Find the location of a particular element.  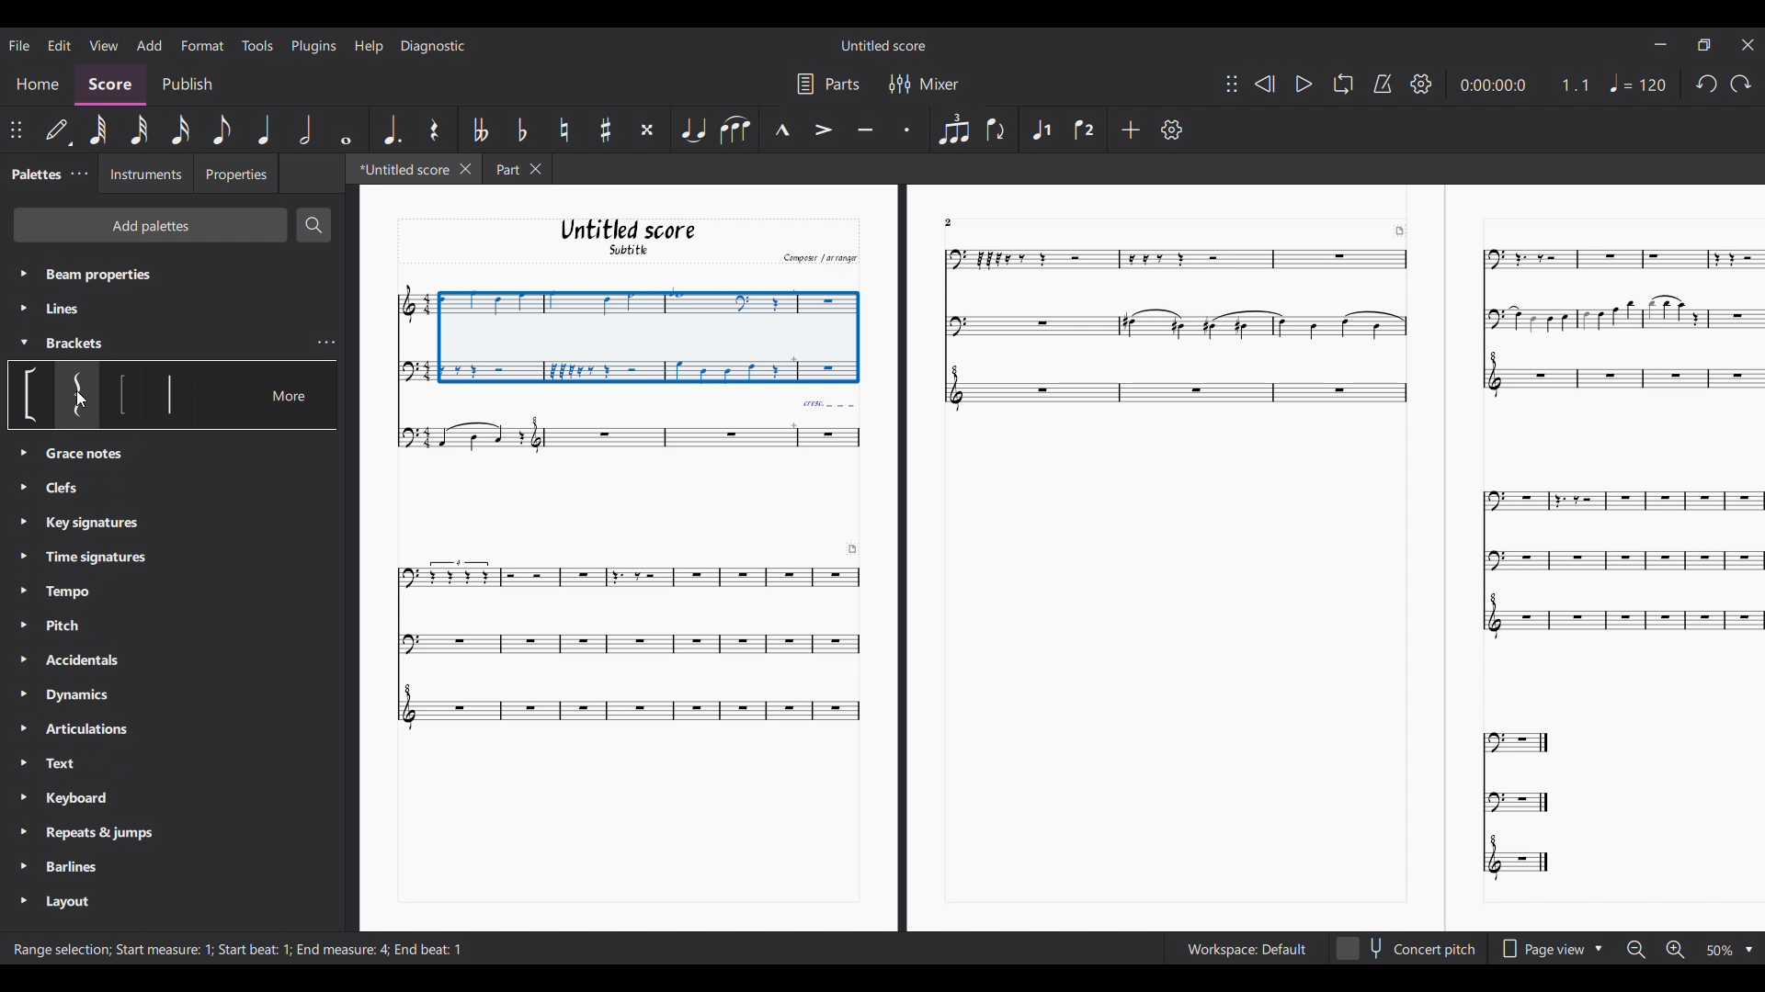

Cursor is located at coordinates (82, 399).